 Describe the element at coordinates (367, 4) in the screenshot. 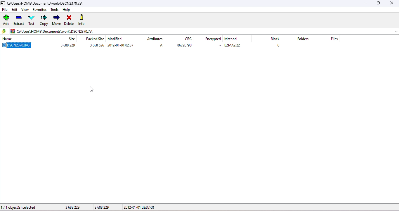

I see `minimize` at that location.